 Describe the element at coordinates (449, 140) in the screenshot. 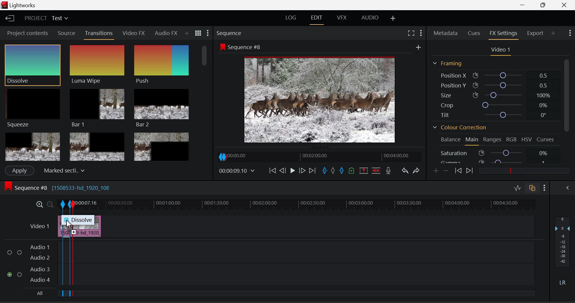

I see `Balance` at that location.